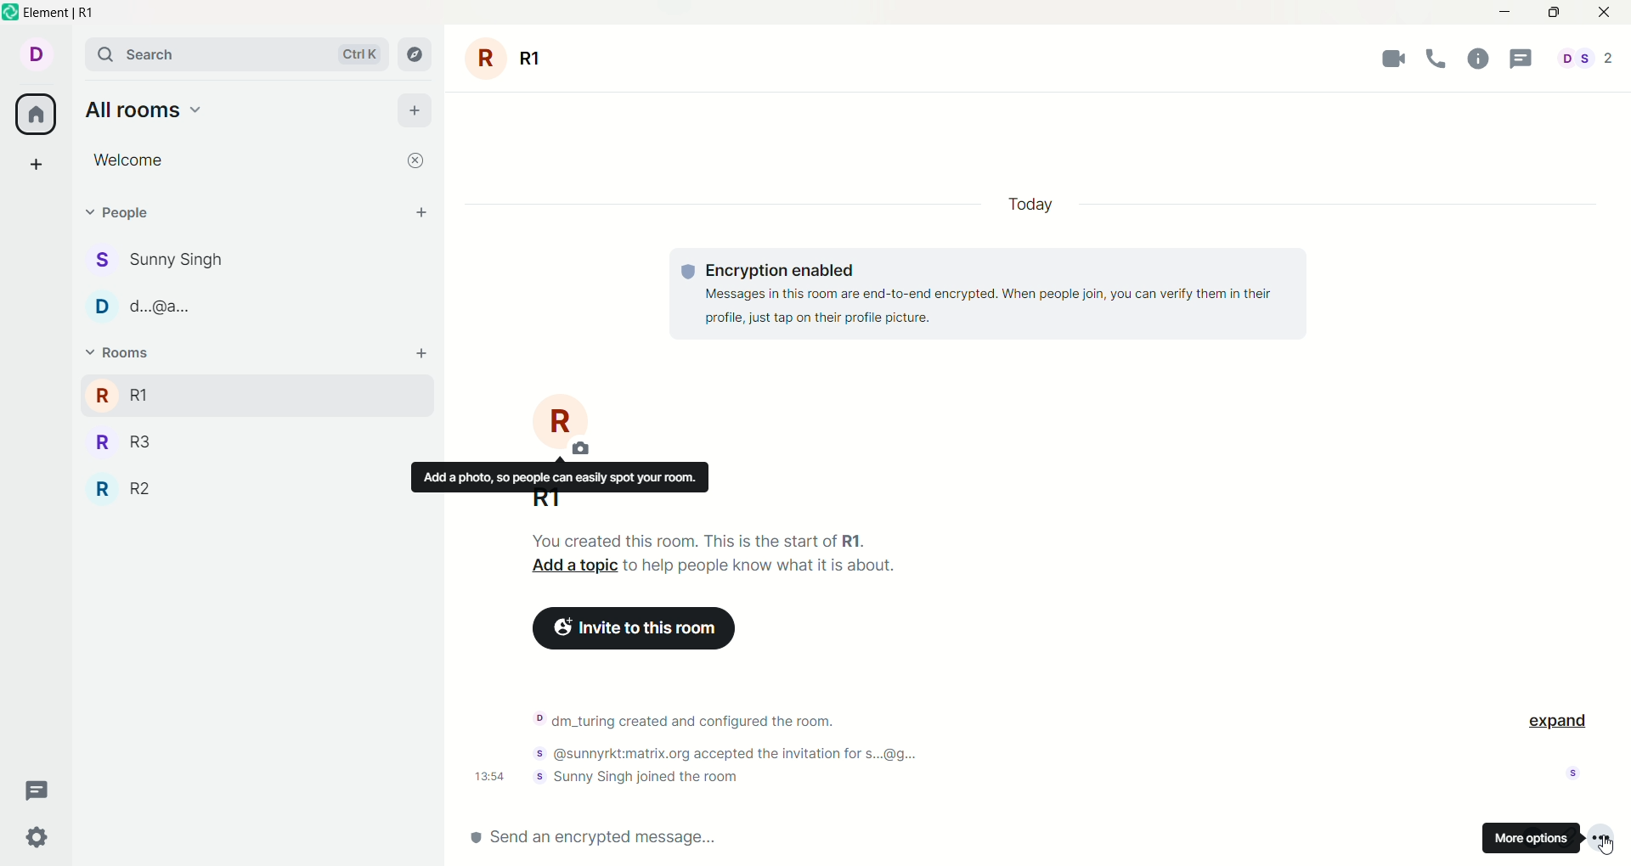  I want to click on Text logo, so click(688, 272).